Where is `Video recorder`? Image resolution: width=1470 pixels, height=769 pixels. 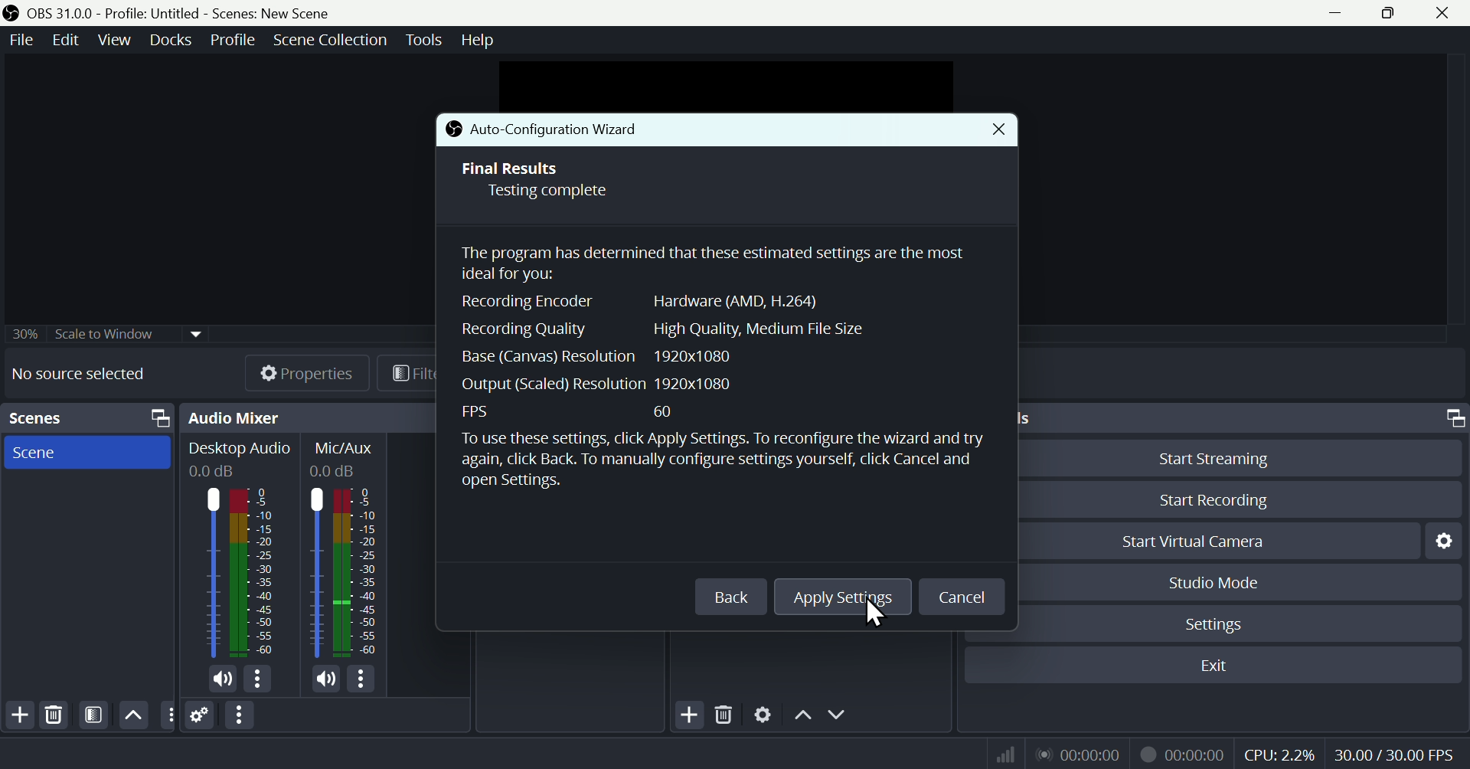
Video recorder is located at coordinates (1181, 752).